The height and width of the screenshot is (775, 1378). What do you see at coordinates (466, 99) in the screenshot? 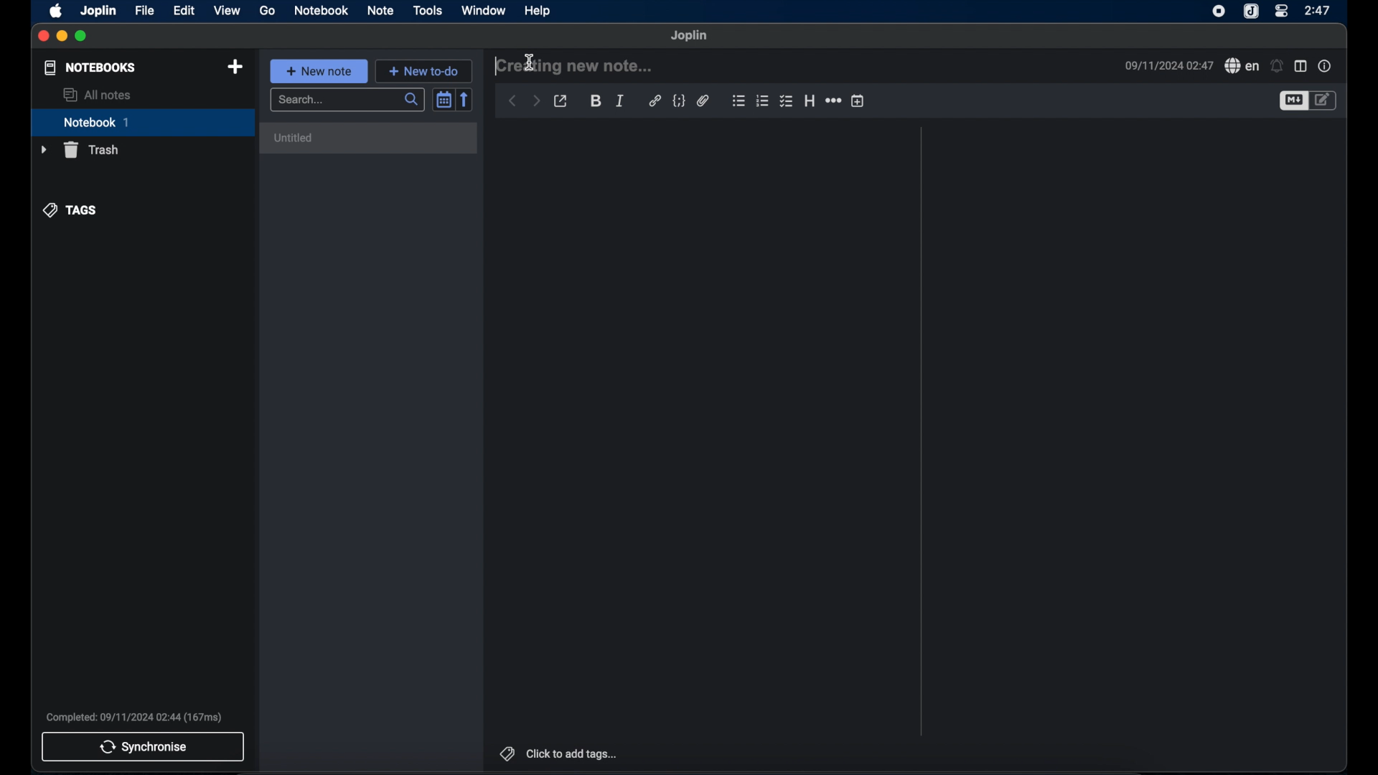
I see `reverse  sort order` at bounding box center [466, 99].